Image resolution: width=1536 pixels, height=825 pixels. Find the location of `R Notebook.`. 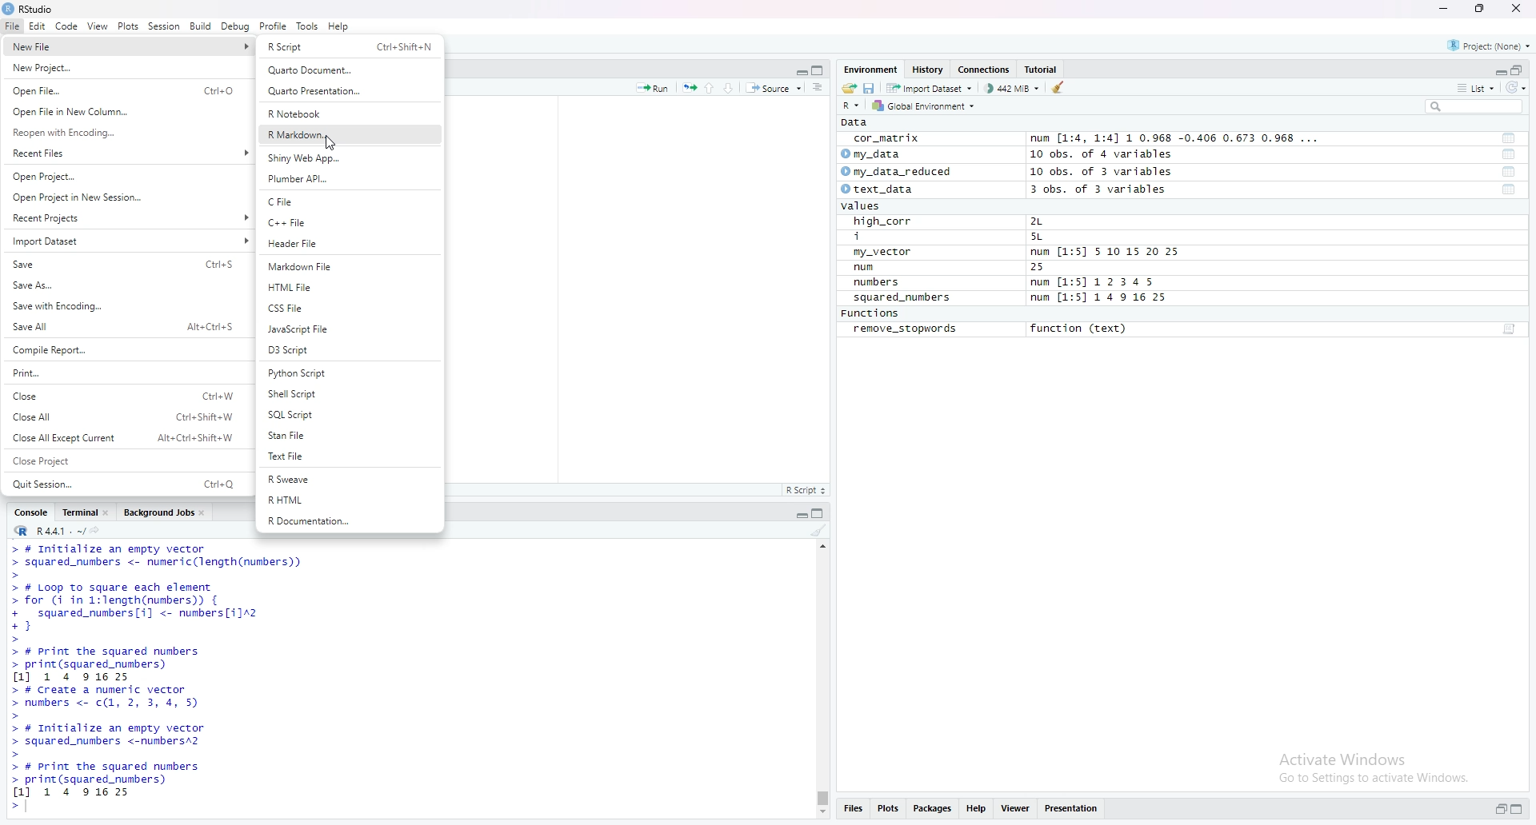

R Notebook. is located at coordinates (345, 113).